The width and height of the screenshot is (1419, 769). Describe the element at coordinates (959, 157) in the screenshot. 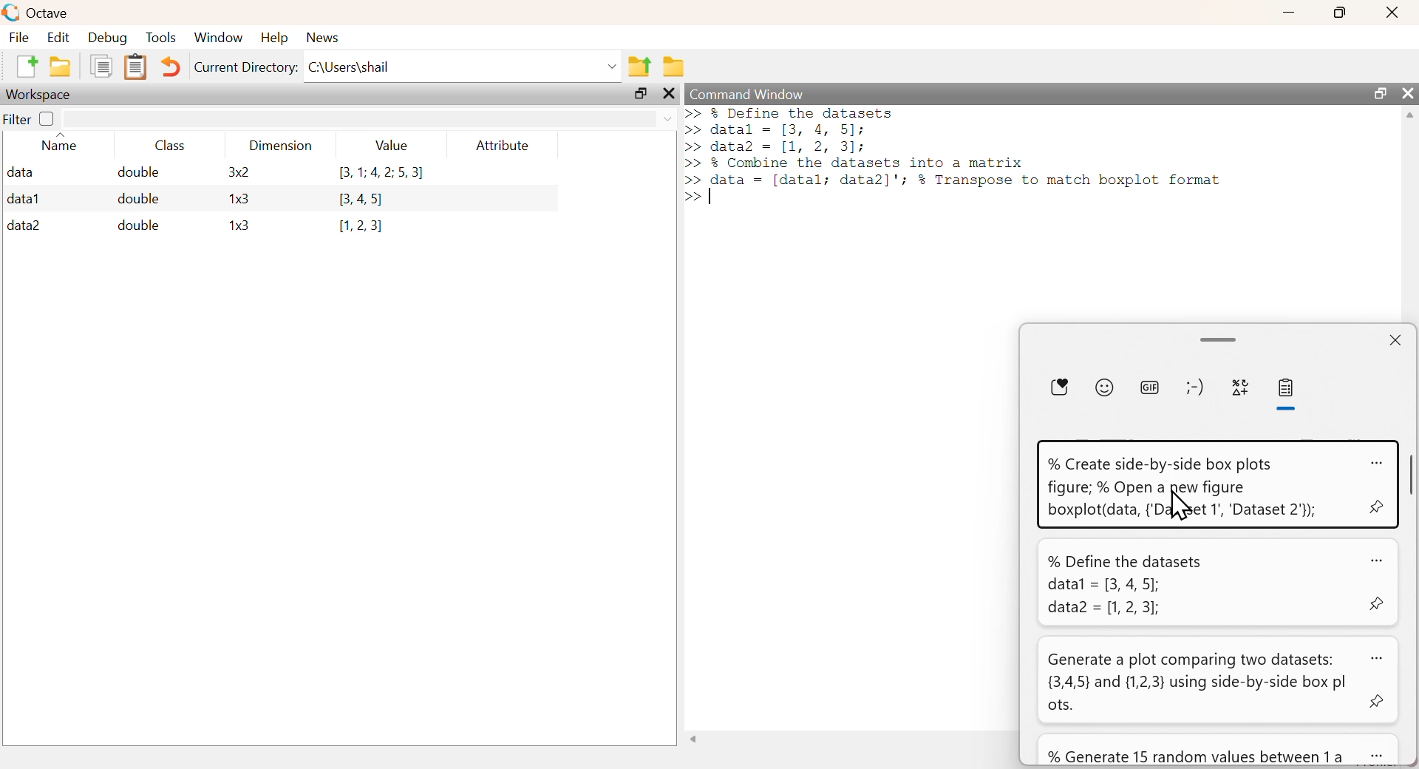

I see `>> % Define the datasets

>> datal = [3, 4, 5];

>> data2 = [1, 2, 3];

>> % Combine the datasets into a matrix

>> fee = [datal; data2]'; % Transpose to match boxplot format
>>` at that location.